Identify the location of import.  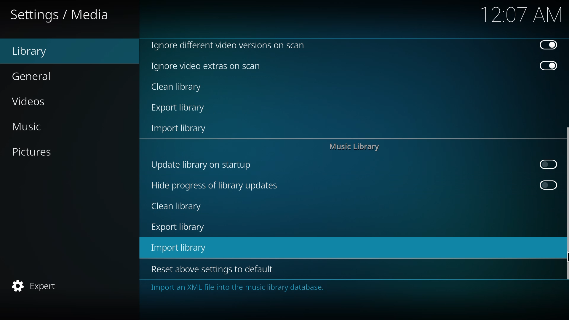
(180, 129).